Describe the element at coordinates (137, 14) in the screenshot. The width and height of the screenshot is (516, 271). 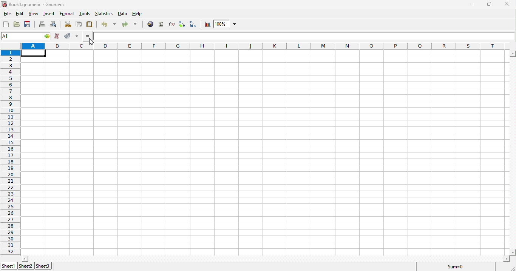
I see `help` at that location.